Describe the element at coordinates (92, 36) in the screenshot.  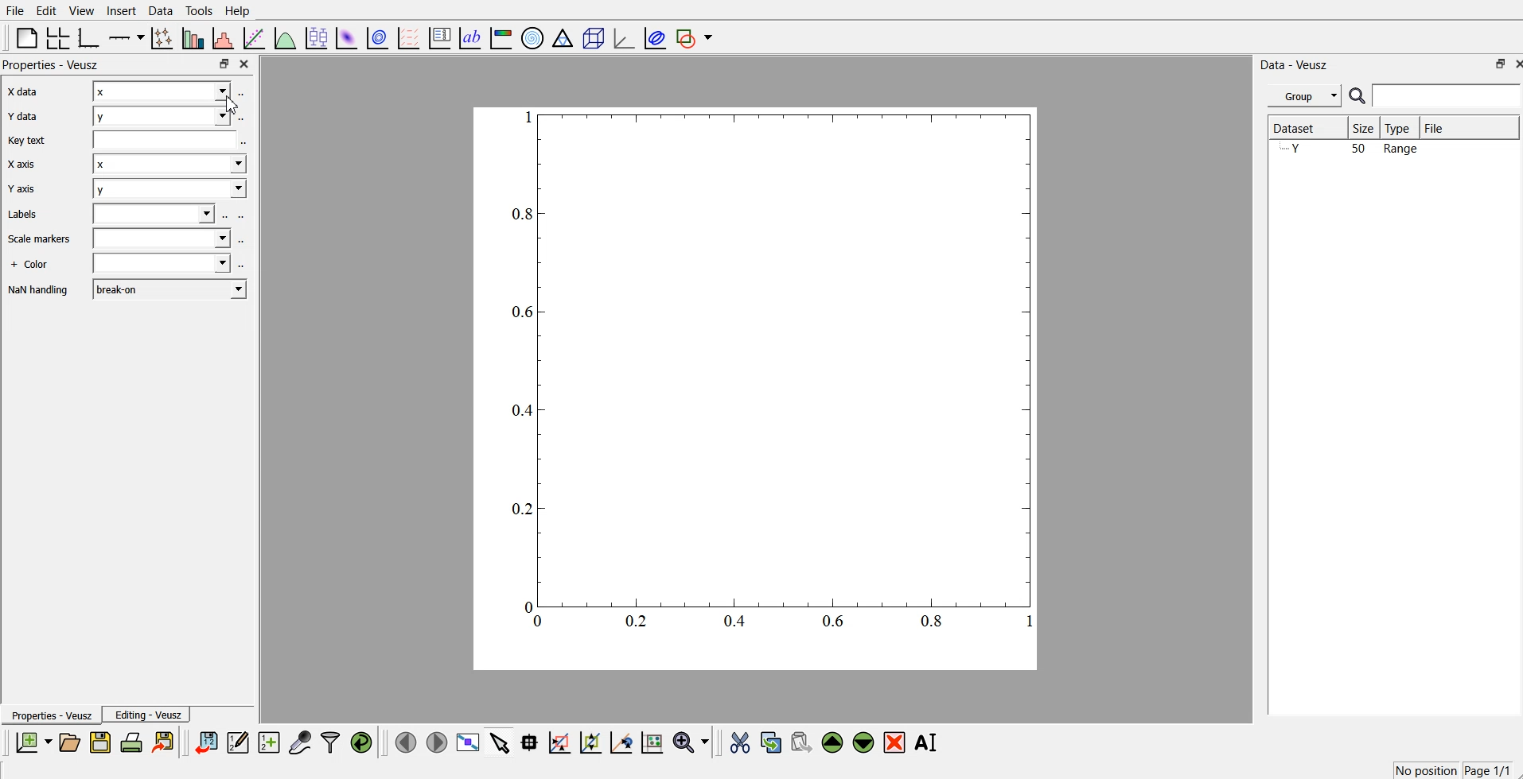
I see `base graphs` at that location.